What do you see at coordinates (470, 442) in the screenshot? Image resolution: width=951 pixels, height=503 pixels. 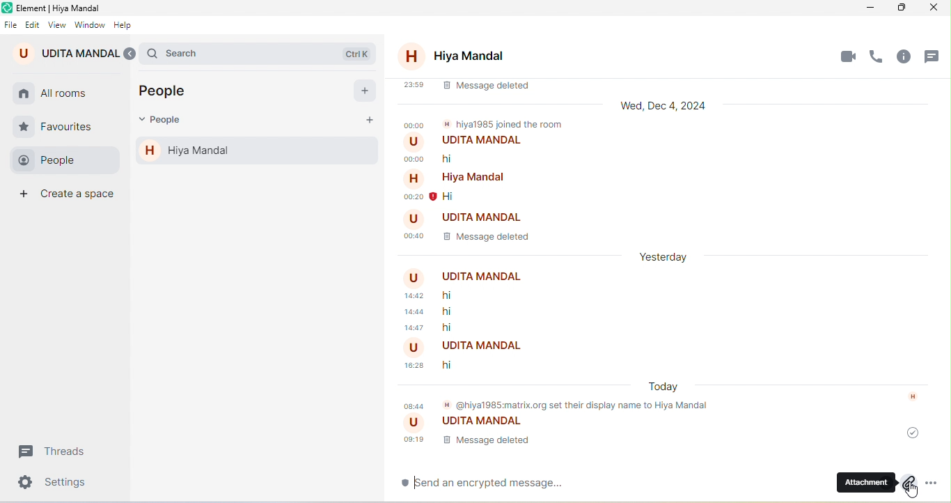 I see `message delete` at bounding box center [470, 442].